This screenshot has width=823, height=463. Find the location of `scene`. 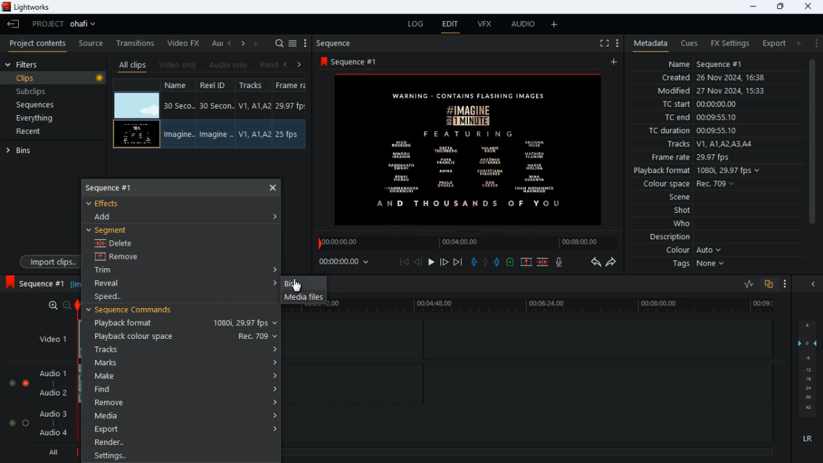

scene is located at coordinates (673, 197).